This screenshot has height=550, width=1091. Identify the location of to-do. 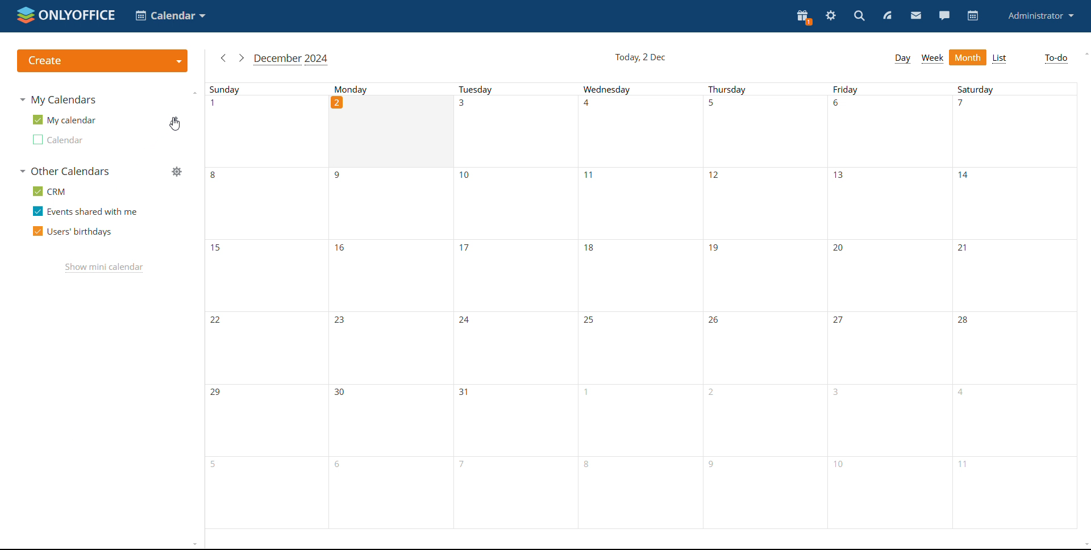
(1056, 58).